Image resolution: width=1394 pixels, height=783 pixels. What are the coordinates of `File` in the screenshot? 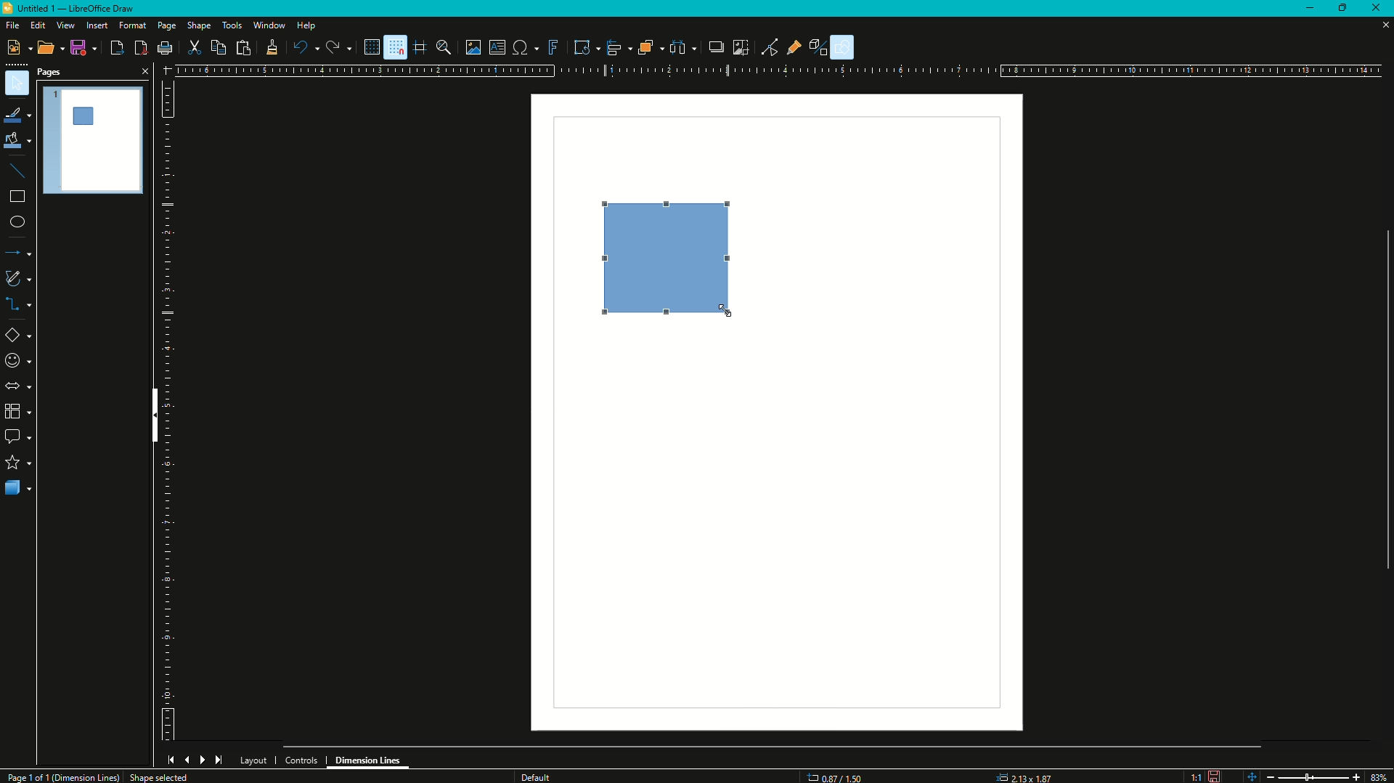 It's located at (12, 25).